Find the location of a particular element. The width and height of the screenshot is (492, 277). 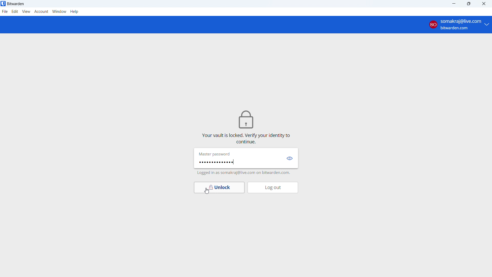

cursor is located at coordinates (207, 192).